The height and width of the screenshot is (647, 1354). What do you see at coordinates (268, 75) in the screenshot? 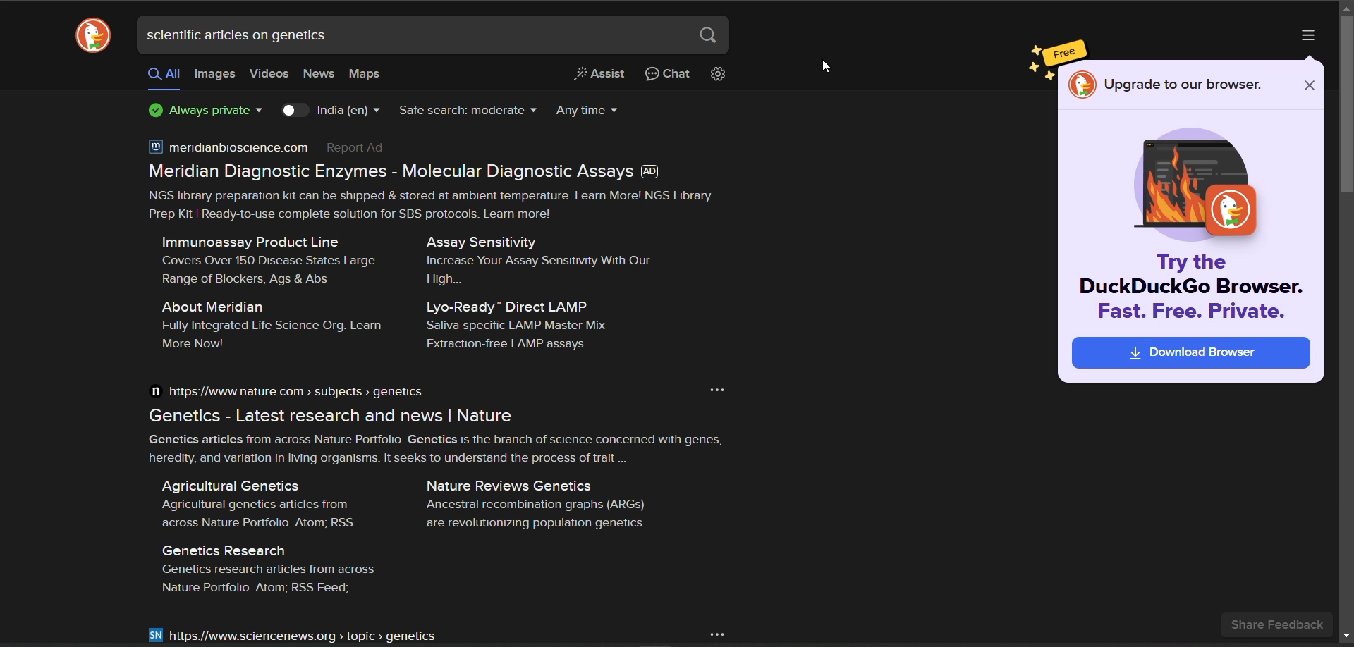
I see `videos` at bounding box center [268, 75].